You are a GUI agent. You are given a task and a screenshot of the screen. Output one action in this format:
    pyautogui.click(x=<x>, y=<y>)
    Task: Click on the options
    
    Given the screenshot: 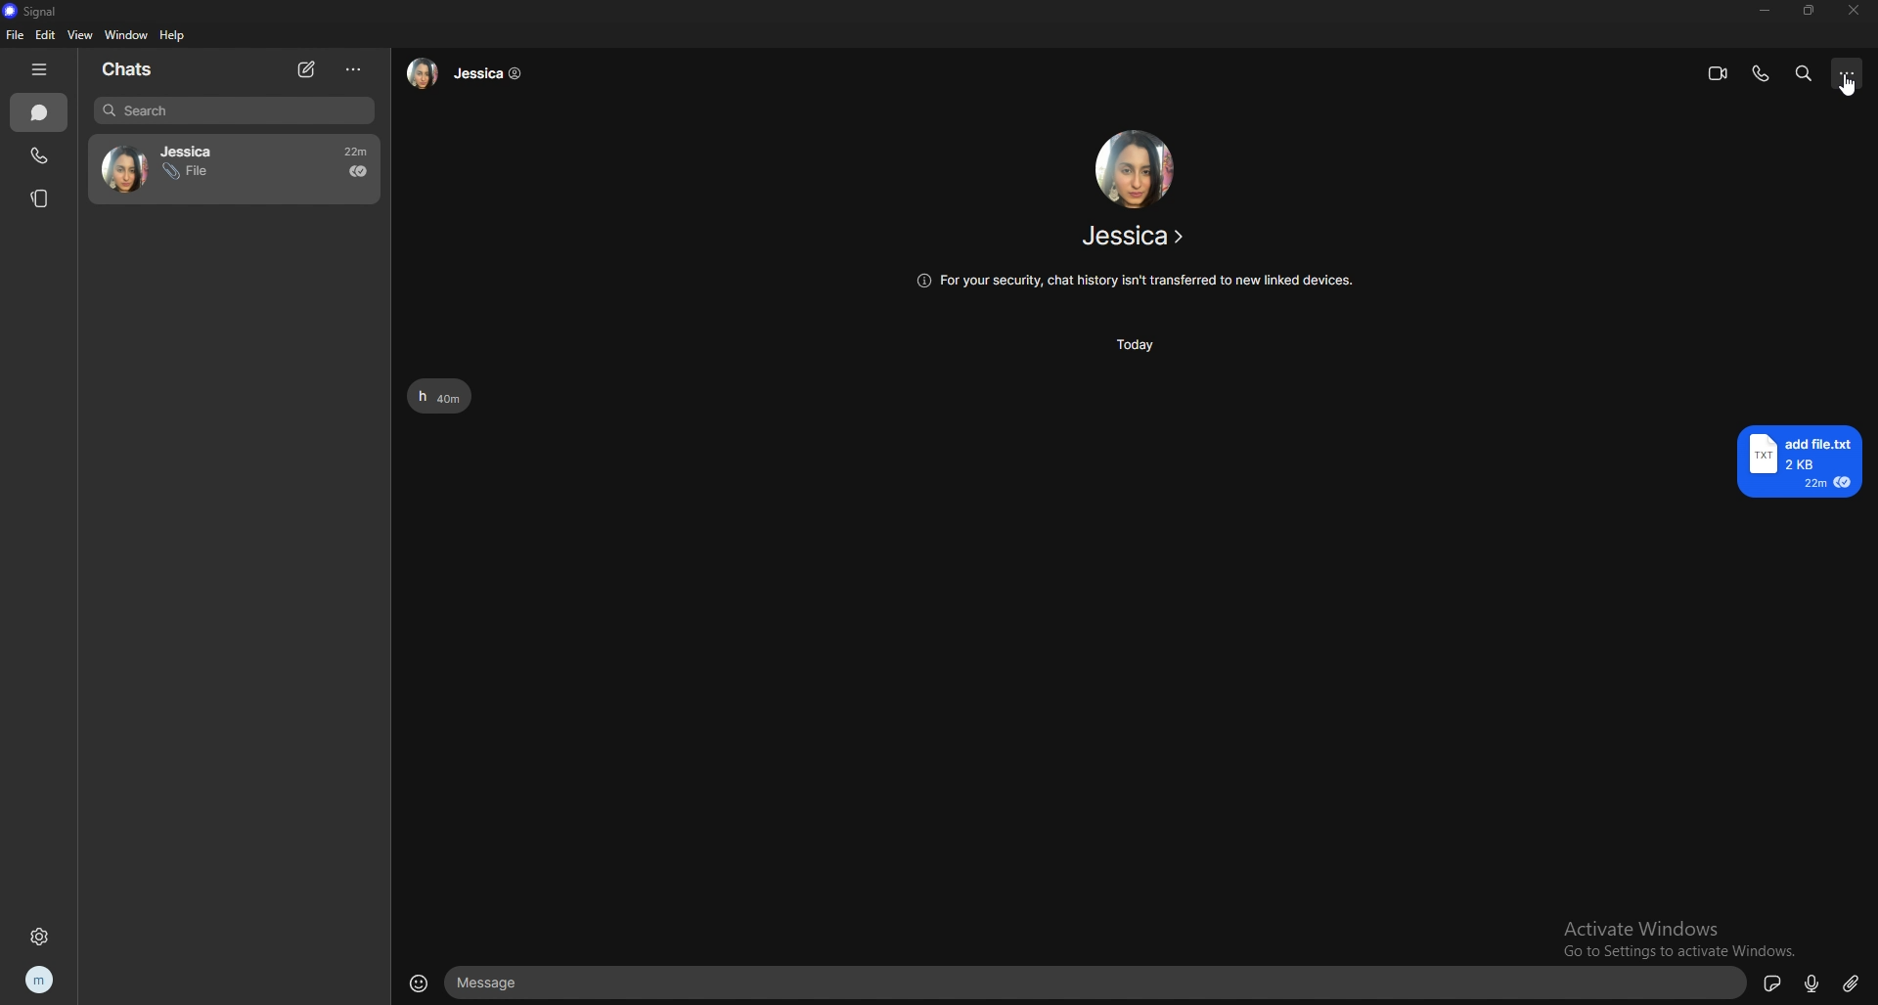 What is the action you would take?
    pyautogui.click(x=1848, y=72)
    